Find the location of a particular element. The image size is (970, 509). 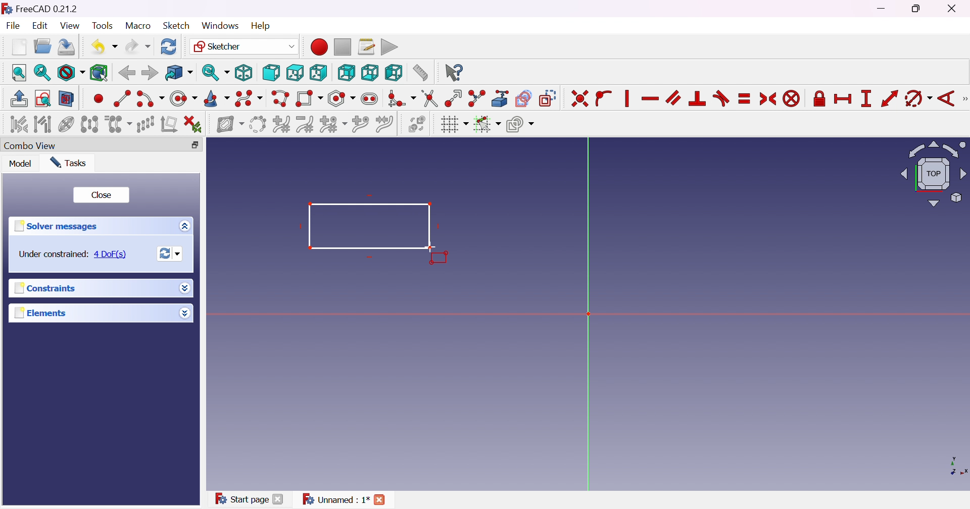

Macro recording... is located at coordinates (318, 46).